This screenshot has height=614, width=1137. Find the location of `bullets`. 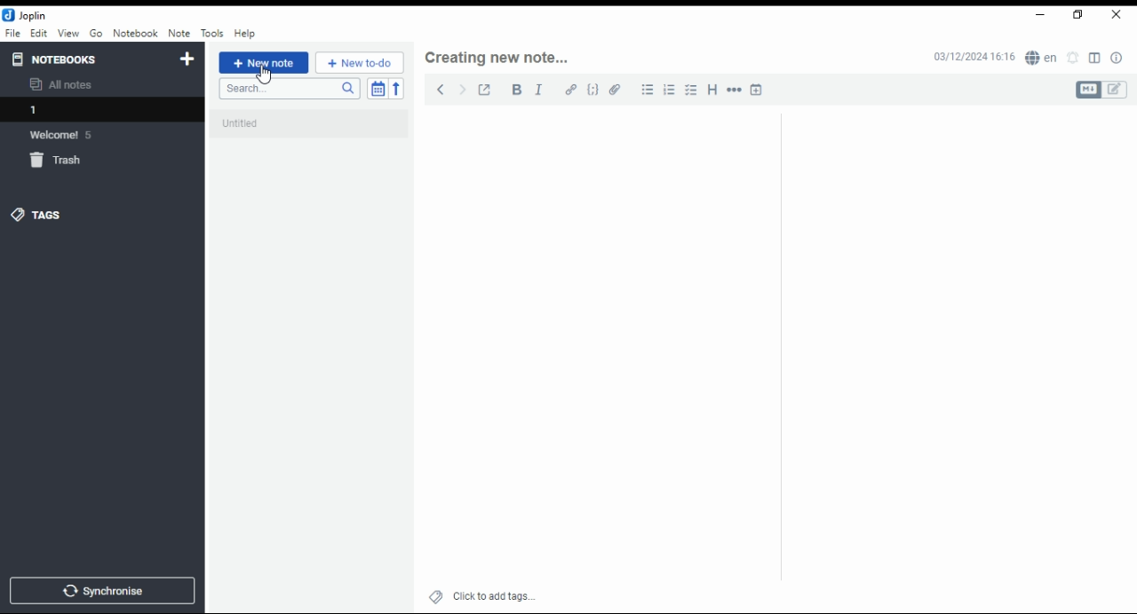

bullets is located at coordinates (645, 90).